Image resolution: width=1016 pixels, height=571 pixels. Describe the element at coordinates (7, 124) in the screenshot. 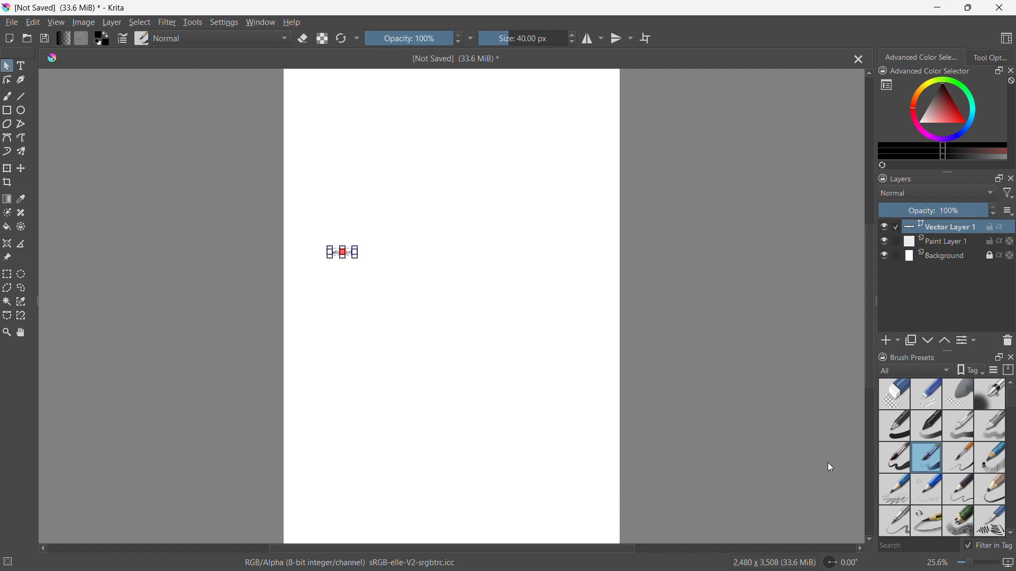

I see `polygon tool` at that location.